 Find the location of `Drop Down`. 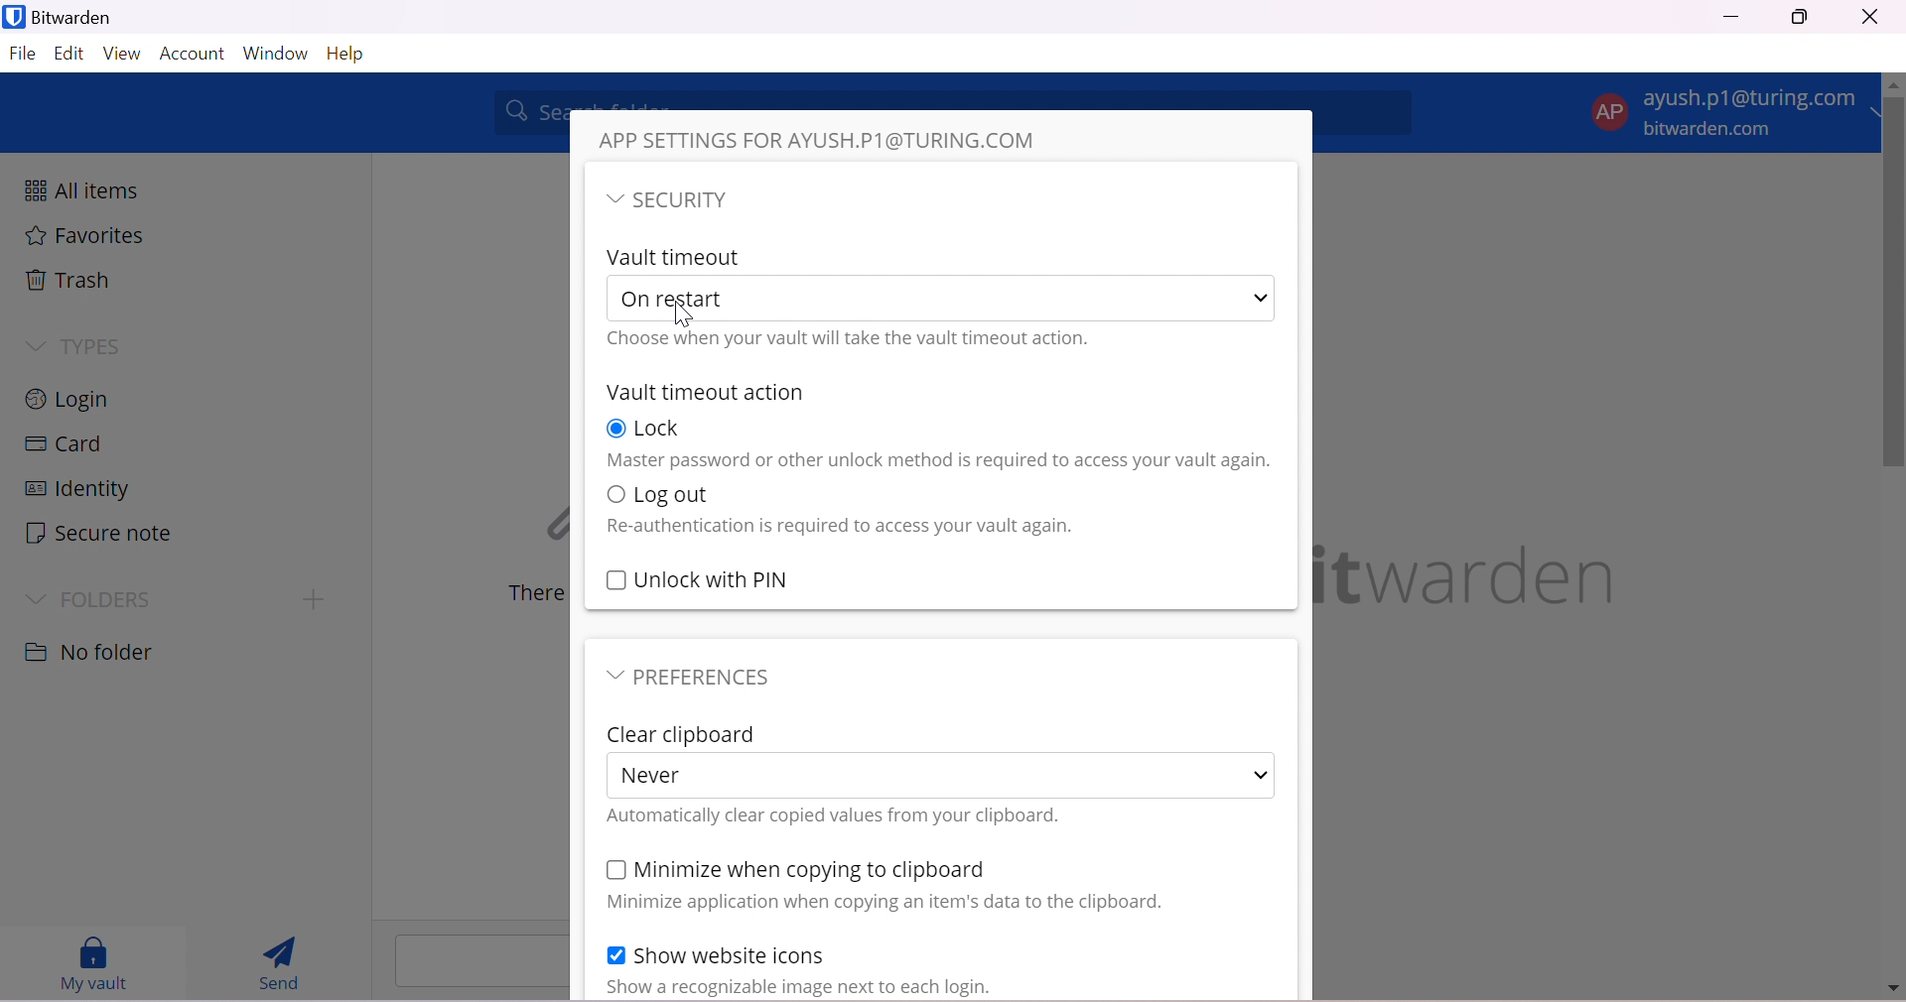

Drop Down is located at coordinates (610, 676).